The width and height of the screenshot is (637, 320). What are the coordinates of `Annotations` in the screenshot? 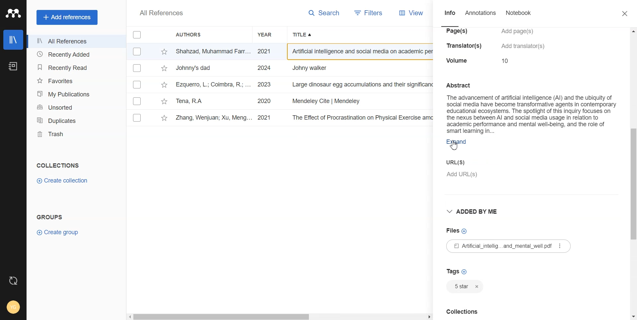 It's located at (483, 13).